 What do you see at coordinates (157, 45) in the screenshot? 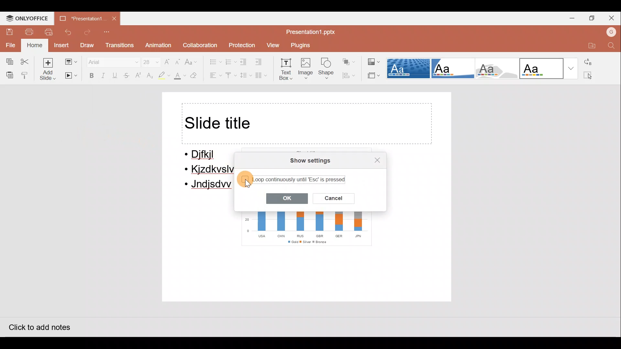
I see `Animation` at bounding box center [157, 45].